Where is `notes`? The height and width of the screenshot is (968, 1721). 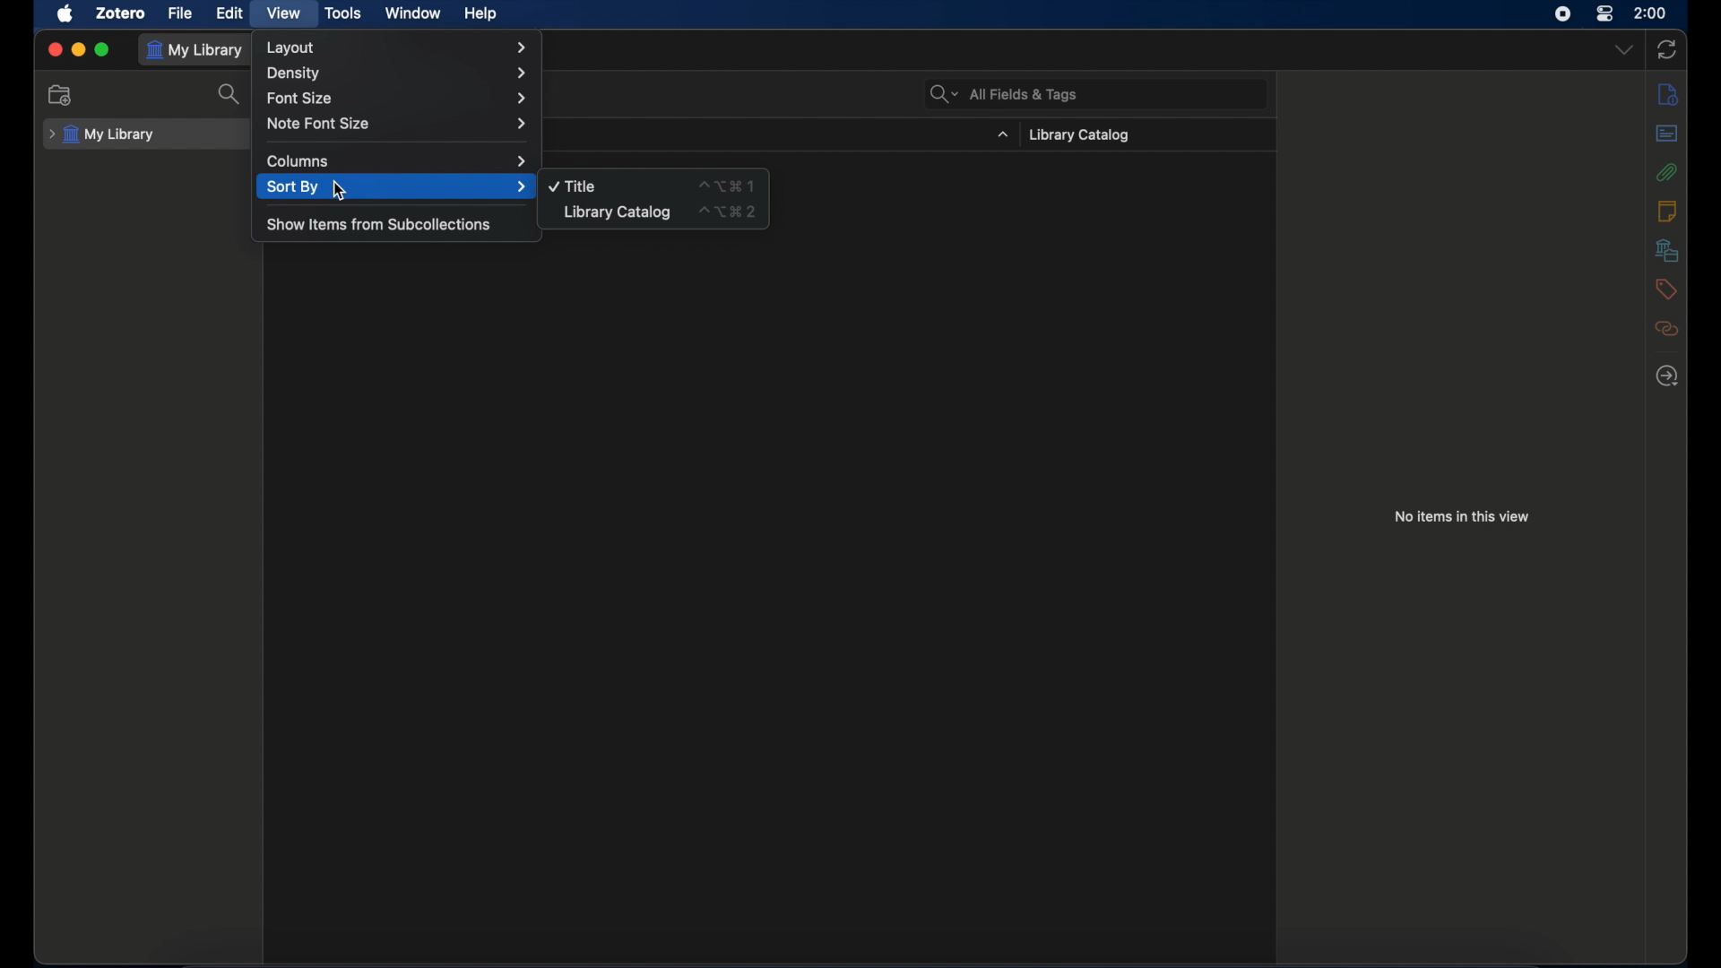
notes is located at coordinates (1668, 212).